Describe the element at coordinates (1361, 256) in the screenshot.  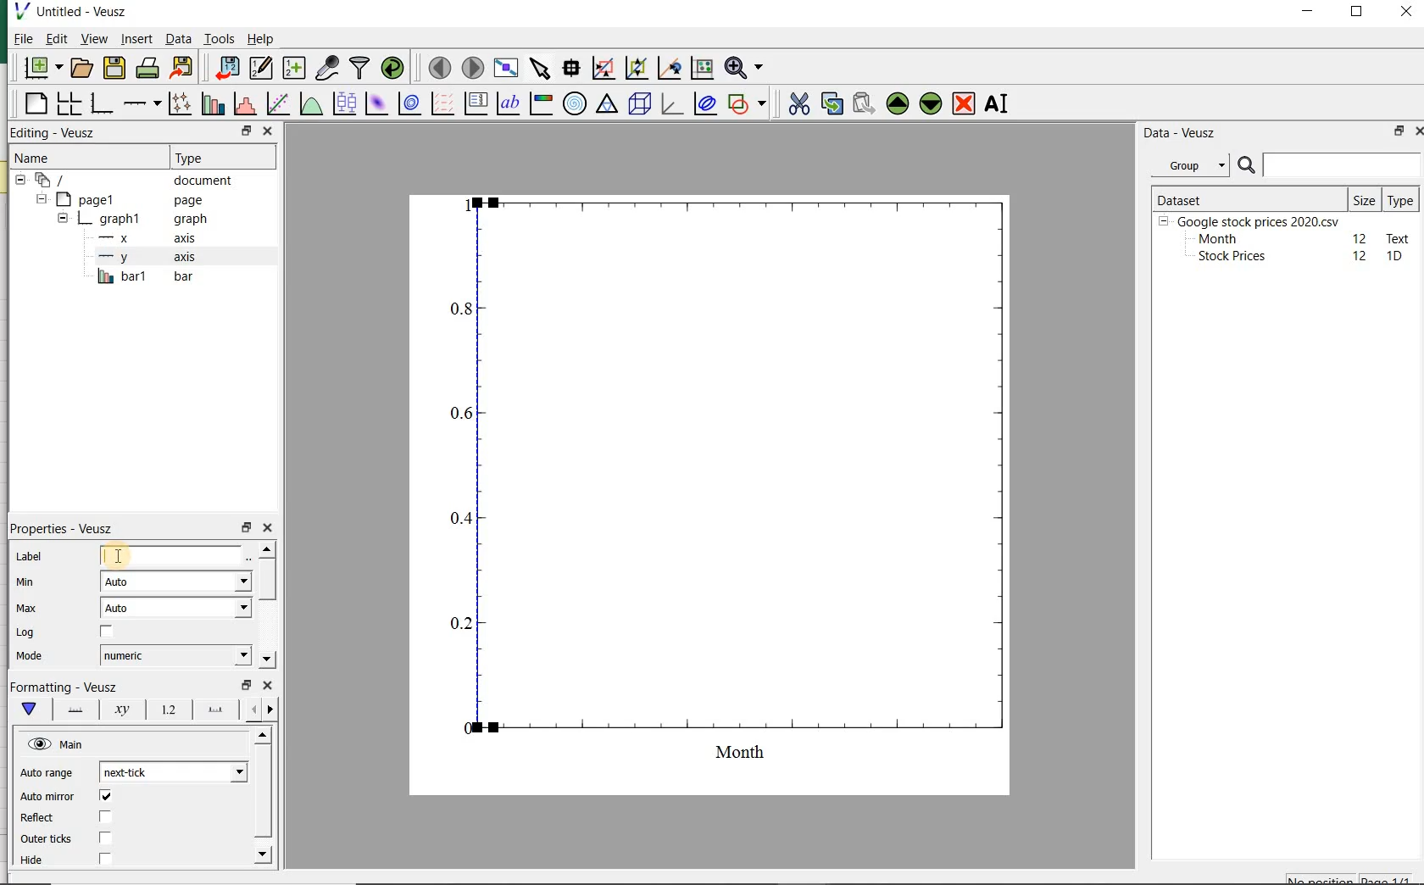
I see `12` at that location.